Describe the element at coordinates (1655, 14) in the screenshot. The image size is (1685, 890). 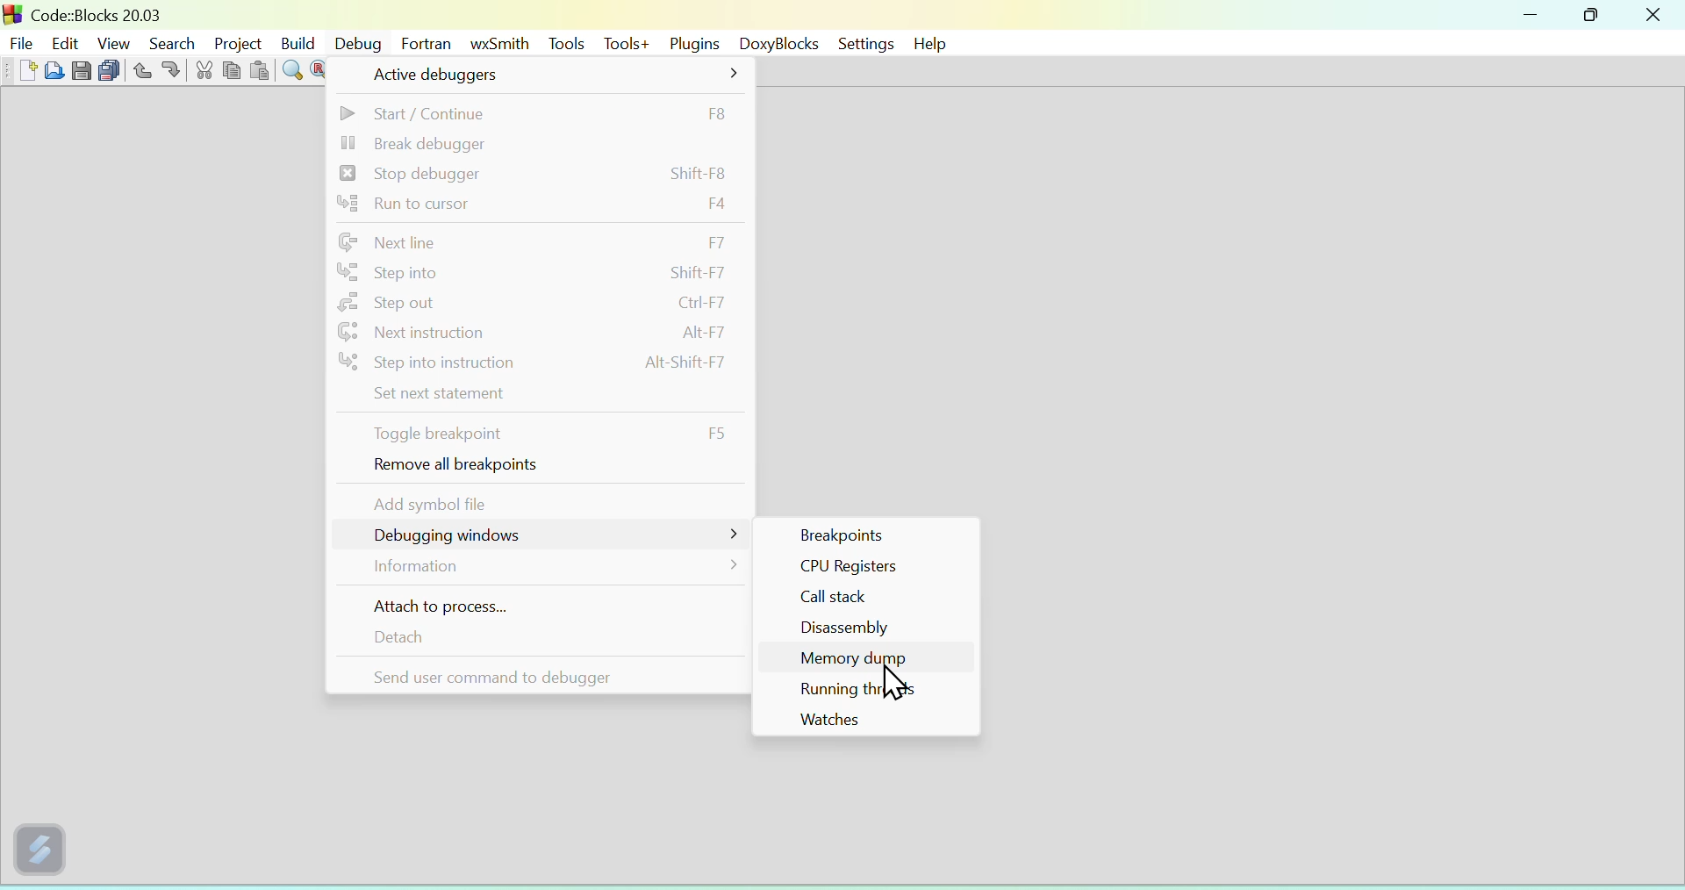
I see `close` at that location.